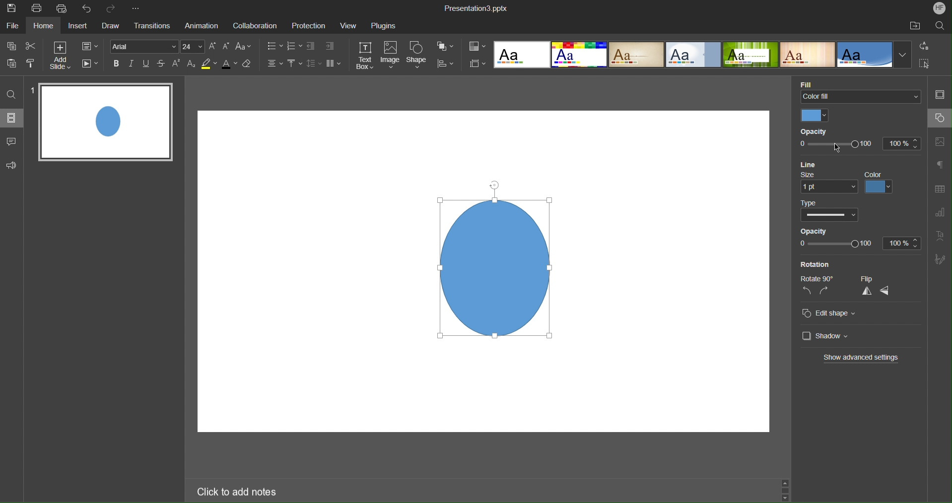 This screenshot has width=952, height=503. What do you see at coordinates (136, 7) in the screenshot?
I see `More` at bounding box center [136, 7].